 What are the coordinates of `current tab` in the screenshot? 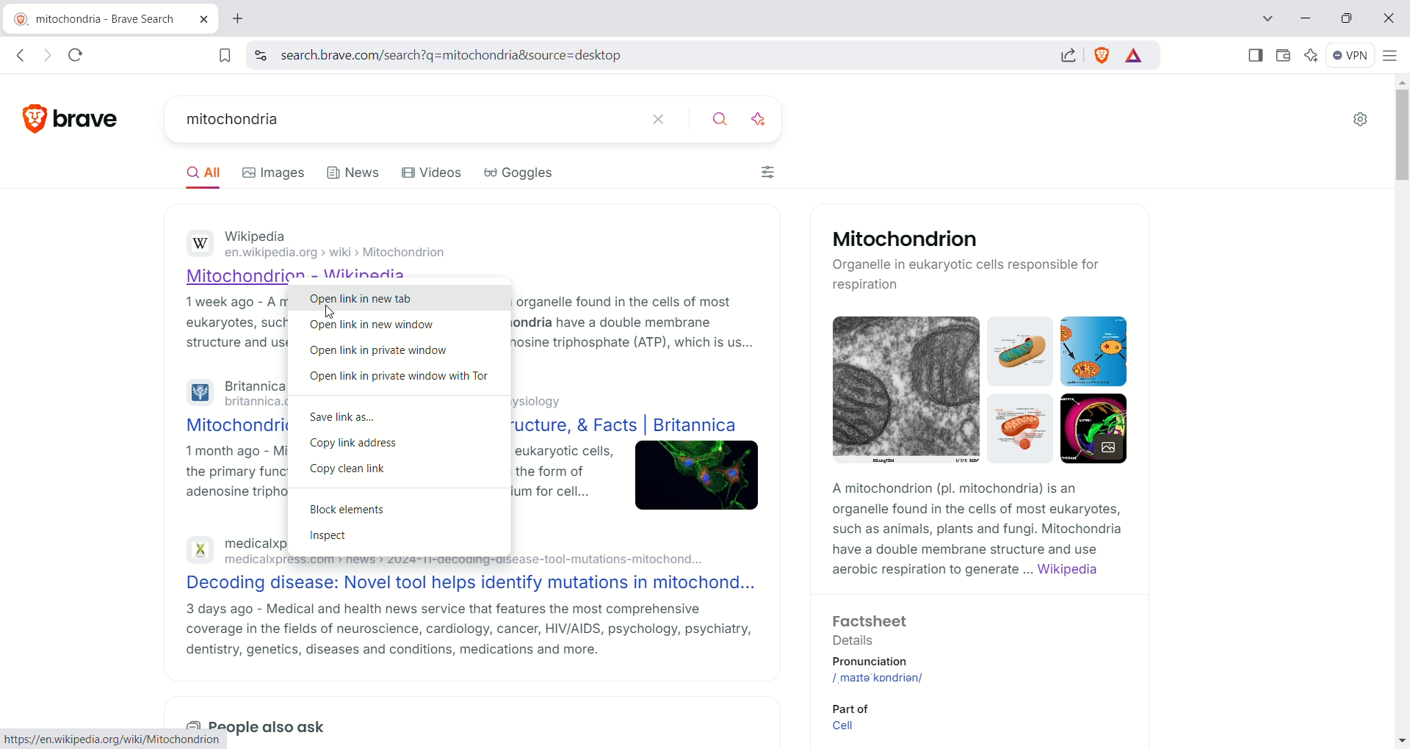 It's located at (90, 19).